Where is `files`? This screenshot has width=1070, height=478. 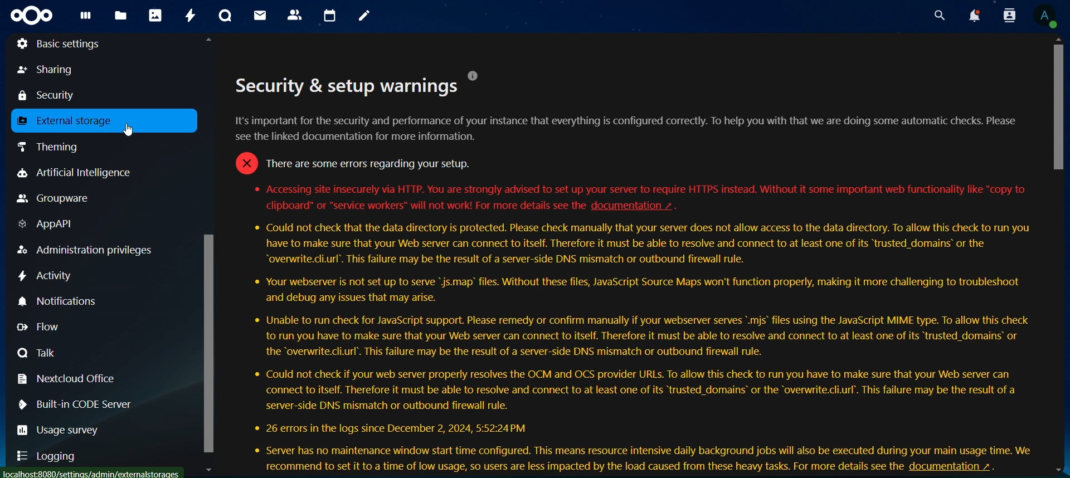
files is located at coordinates (120, 17).